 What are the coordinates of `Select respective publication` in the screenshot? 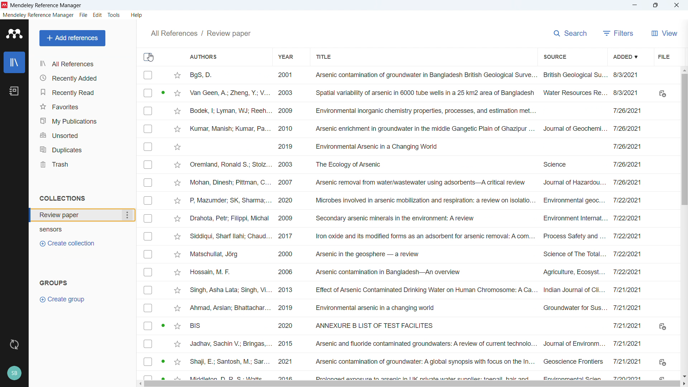 It's located at (148, 308).